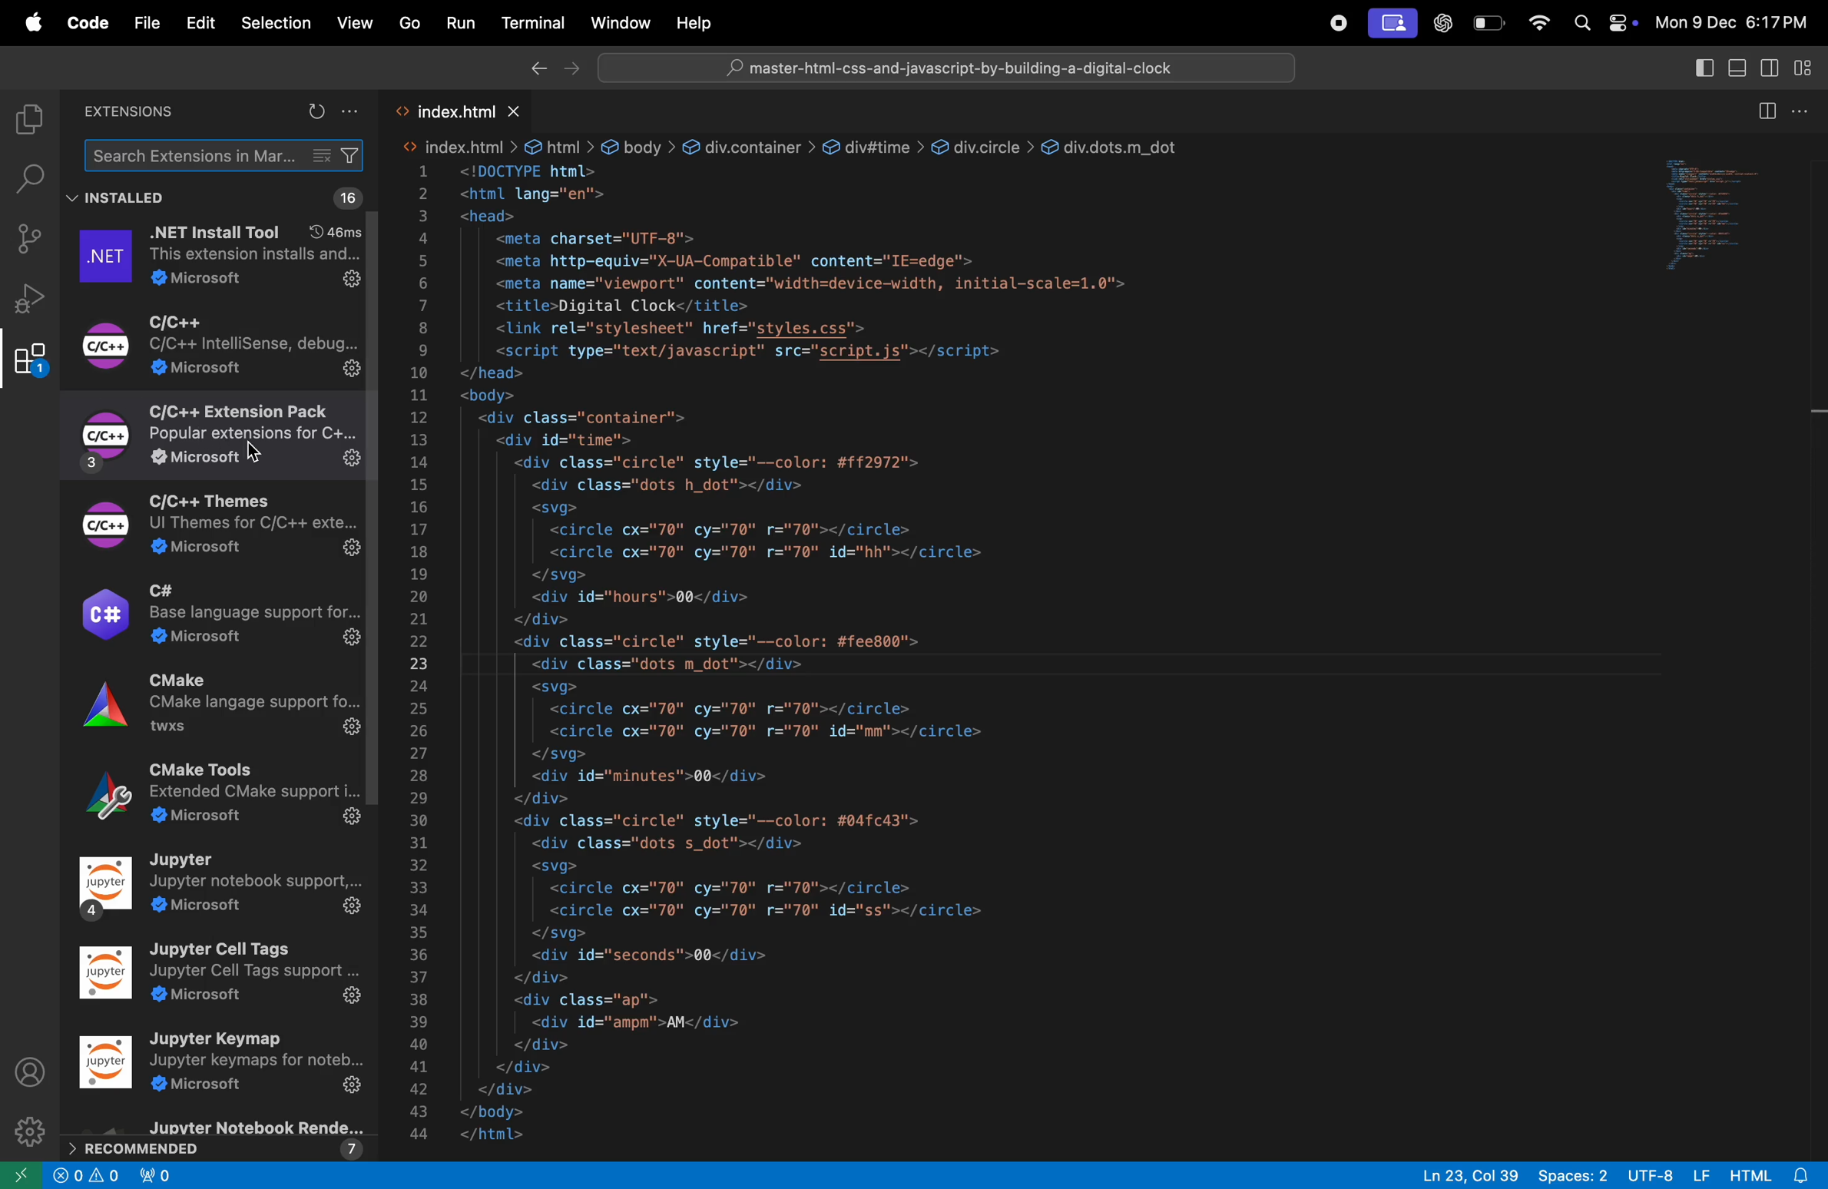 The height and width of the screenshot is (1189, 1828). What do you see at coordinates (1536, 24) in the screenshot?
I see `wifi` at bounding box center [1536, 24].